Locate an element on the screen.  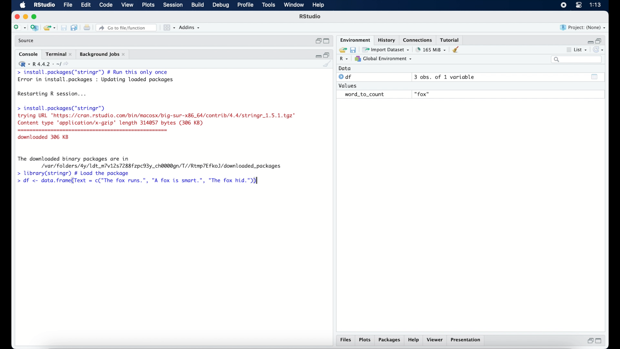
create new project is located at coordinates (34, 28).